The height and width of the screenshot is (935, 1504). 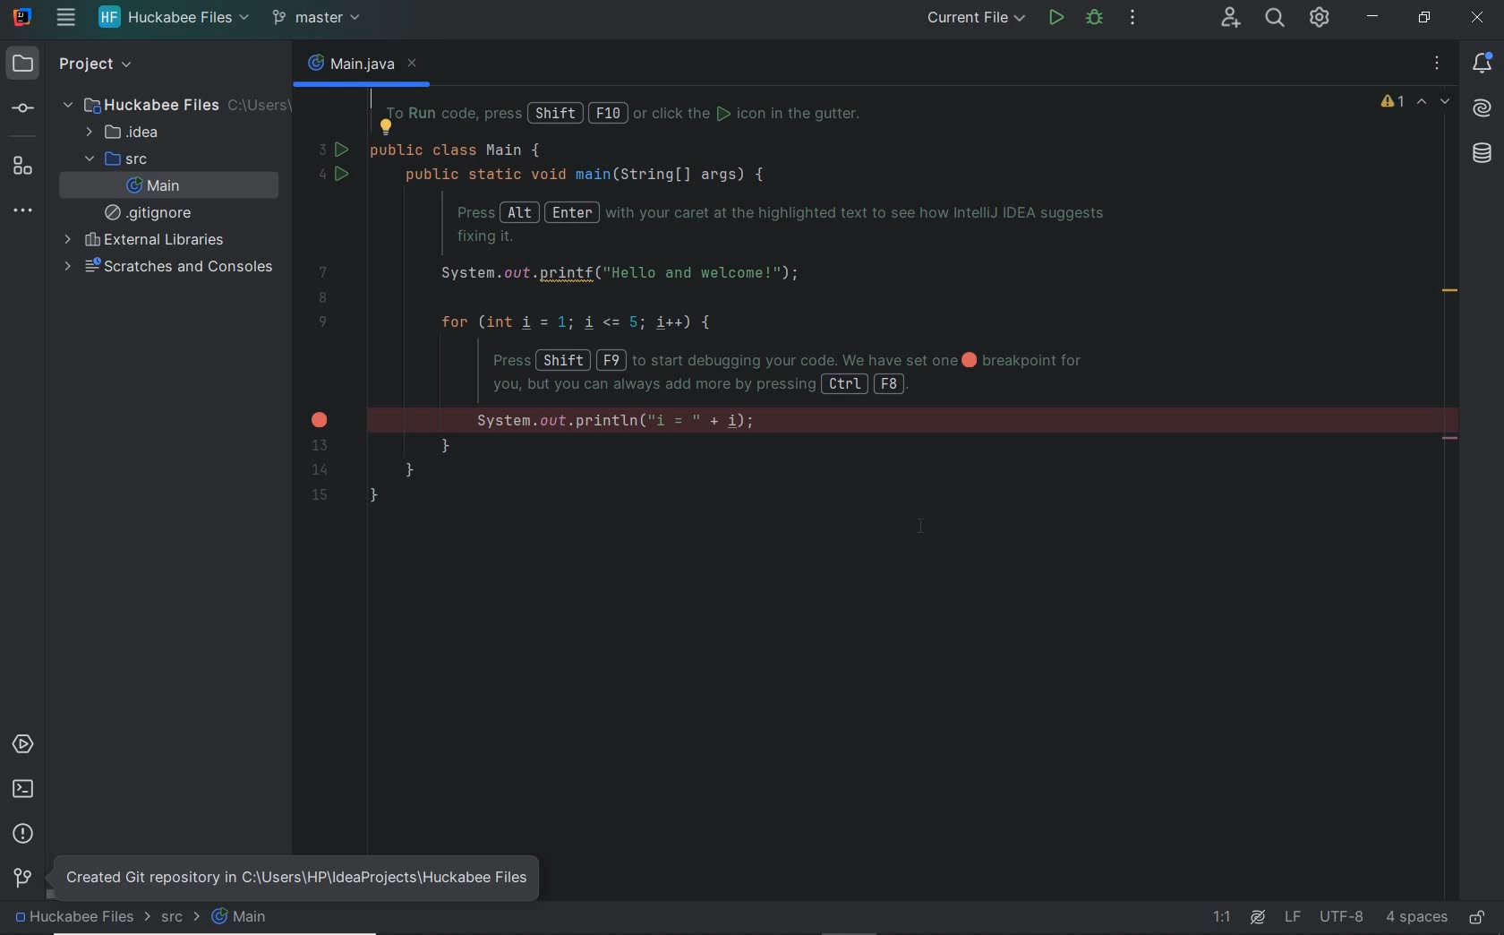 What do you see at coordinates (152, 212) in the screenshot?
I see `gitignore` at bounding box center [152, 212].